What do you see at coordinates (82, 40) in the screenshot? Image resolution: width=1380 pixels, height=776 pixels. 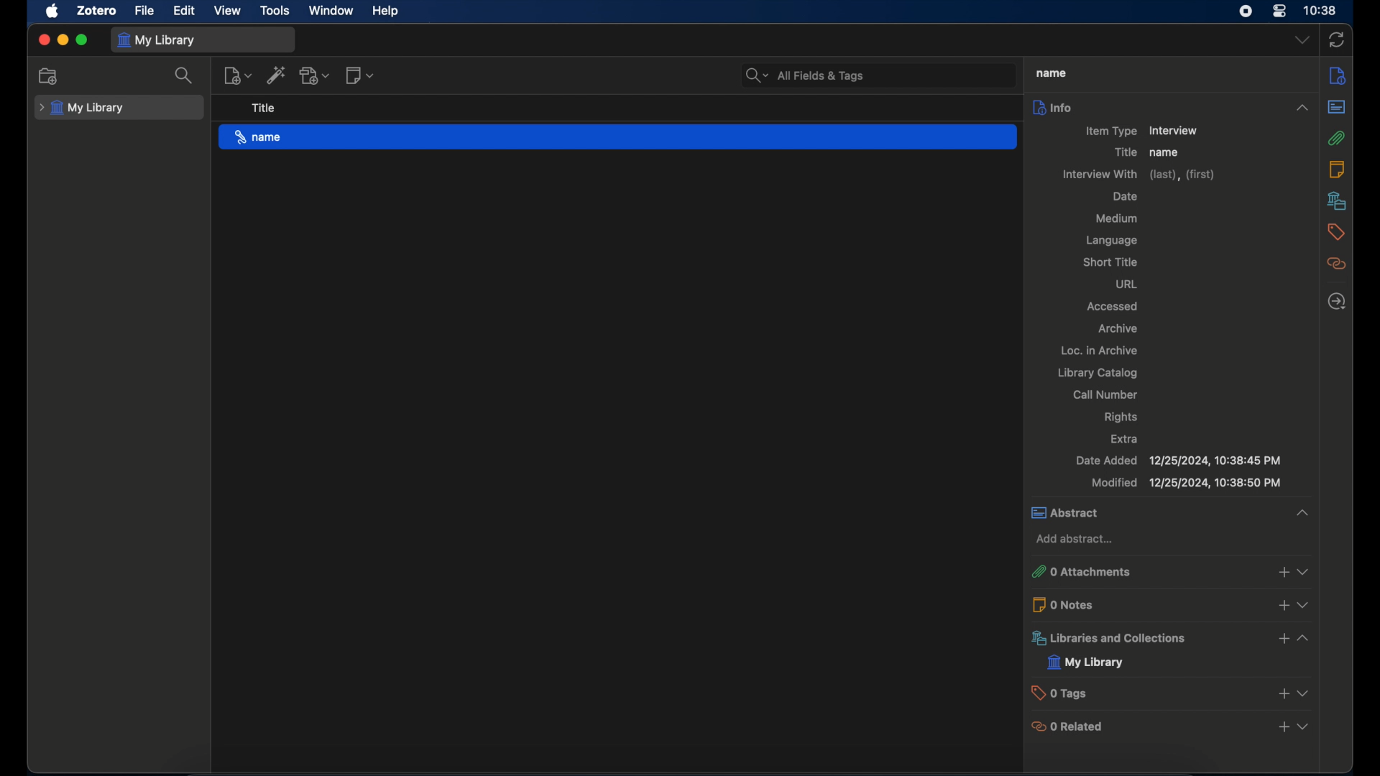 I see `maximize` at bounding box center [82, 40].